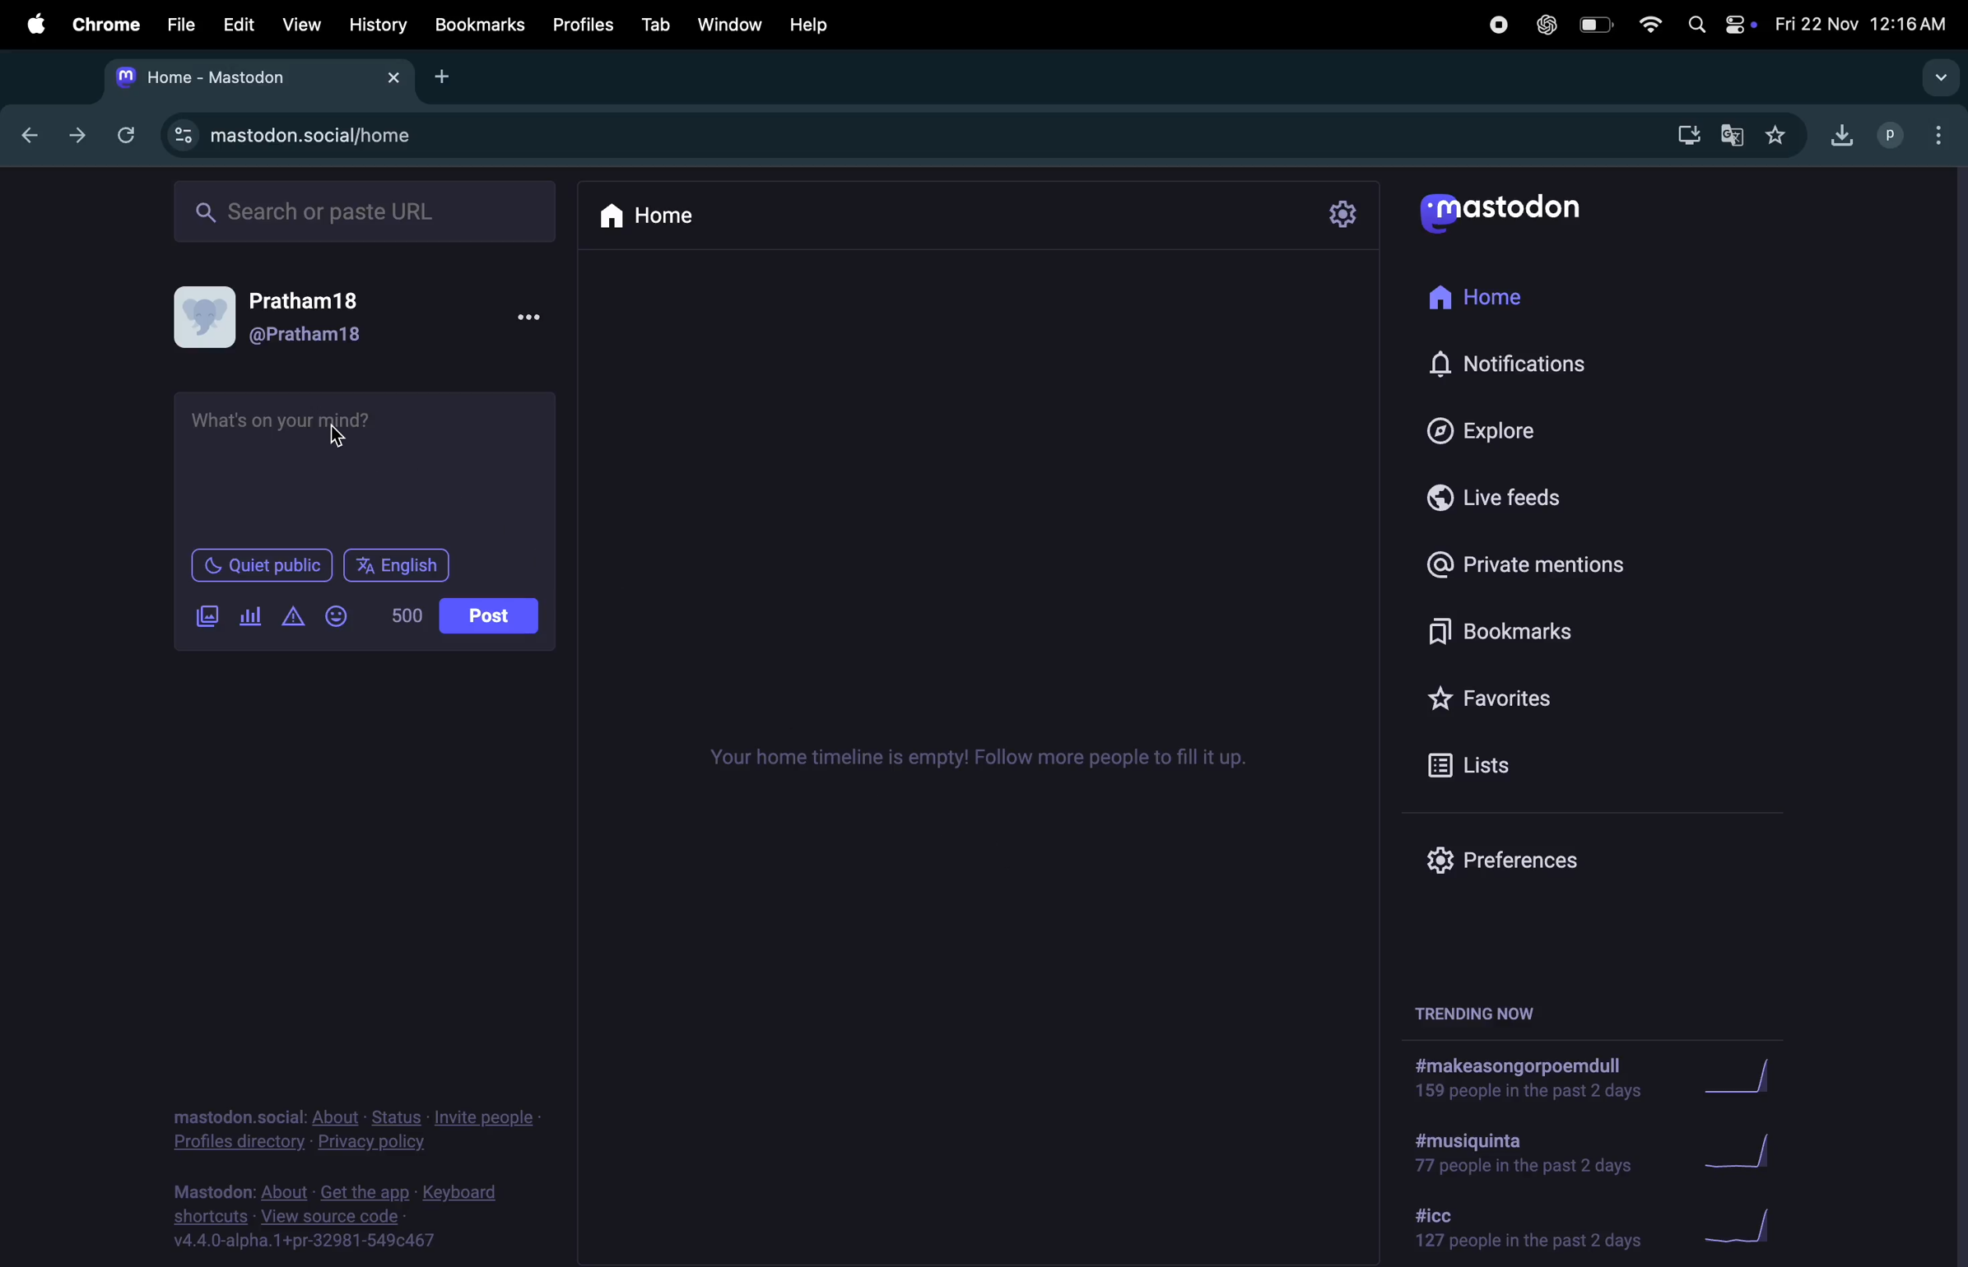  What do you see at coordinates (1504, 695) in the screenshot?
I see `favourites` at bounding box center [1504, 695].